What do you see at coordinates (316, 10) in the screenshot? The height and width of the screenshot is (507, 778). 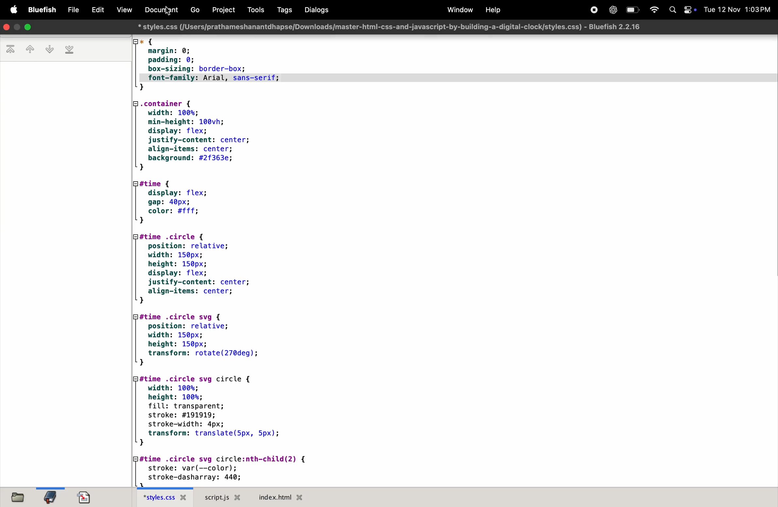 I see `Dialogs` at bounding box center [316, 10].